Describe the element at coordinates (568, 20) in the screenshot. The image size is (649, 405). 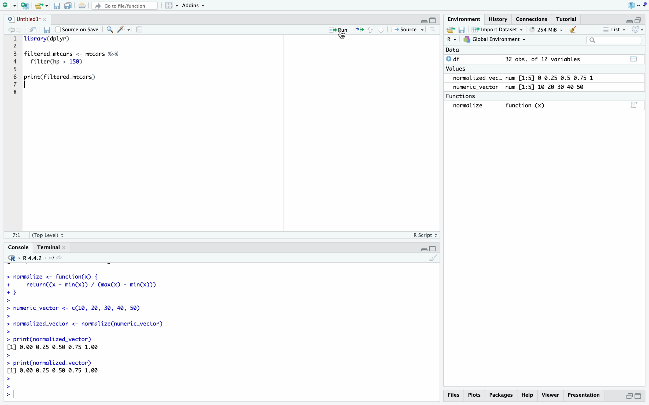
I see `Tutorial` at that location.